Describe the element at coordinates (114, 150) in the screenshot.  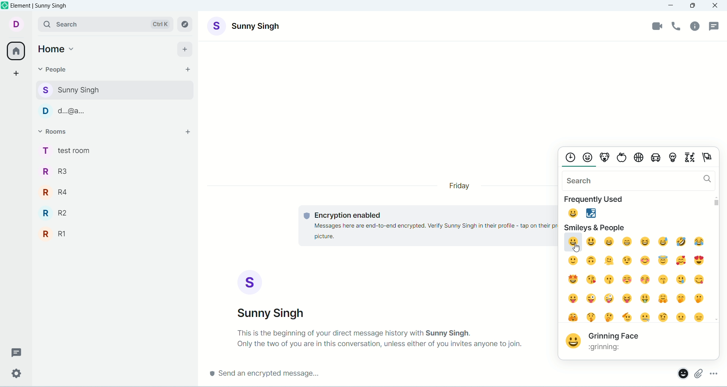
I see `test room` at that location.